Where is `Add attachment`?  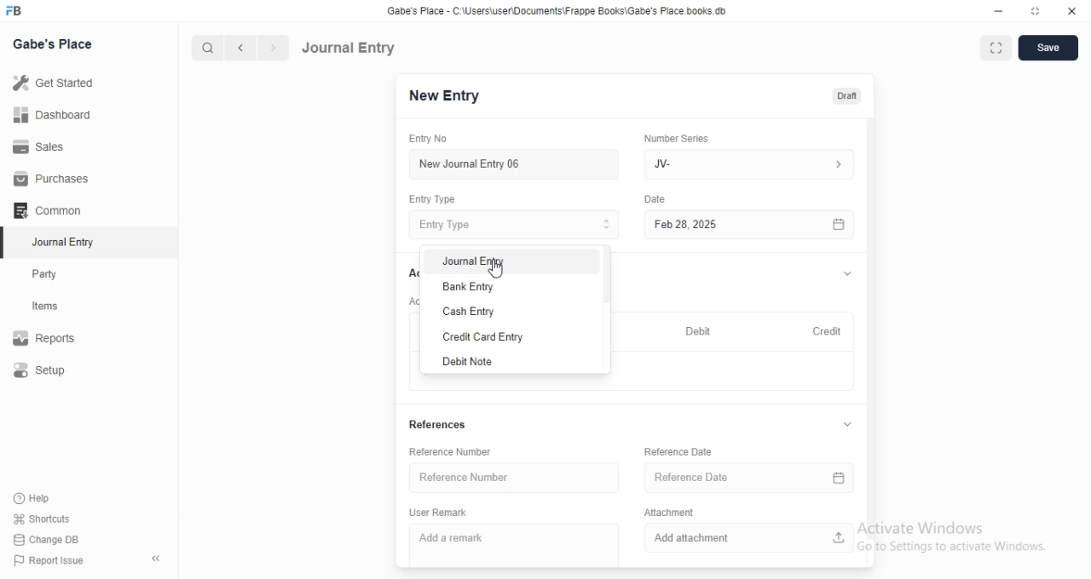
Add attachment is located at coordinates (748, 538).